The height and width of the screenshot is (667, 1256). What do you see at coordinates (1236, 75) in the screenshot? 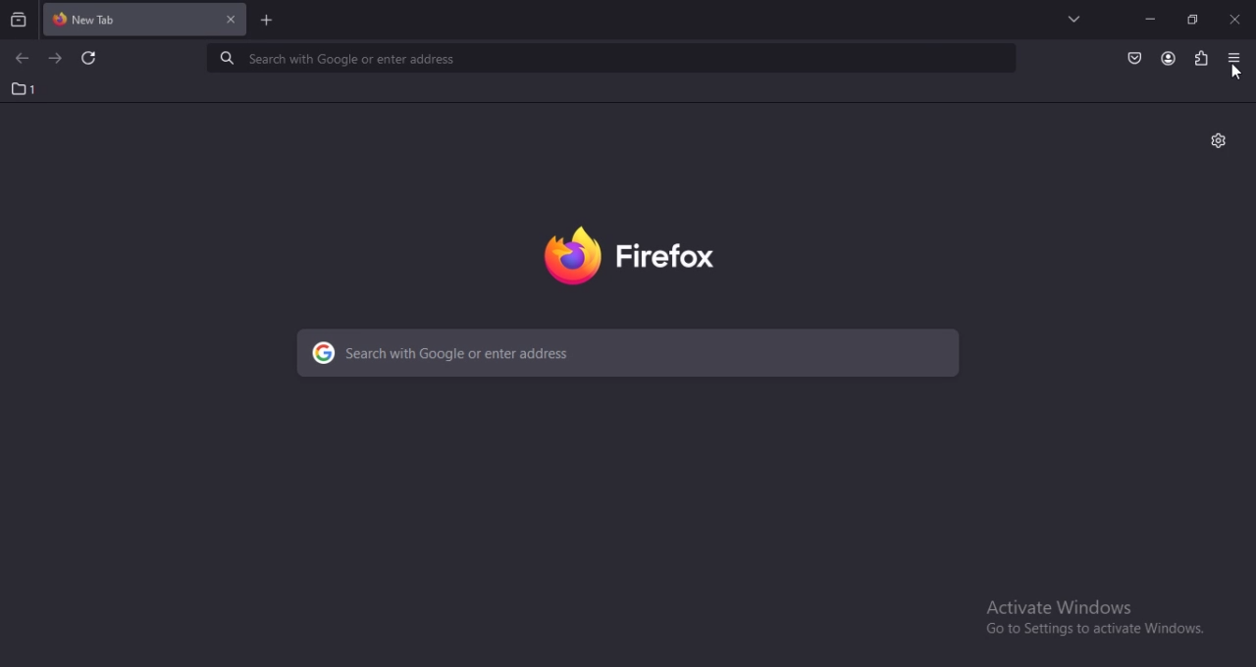
I see `cursor` at bounding box center [1236, 75].